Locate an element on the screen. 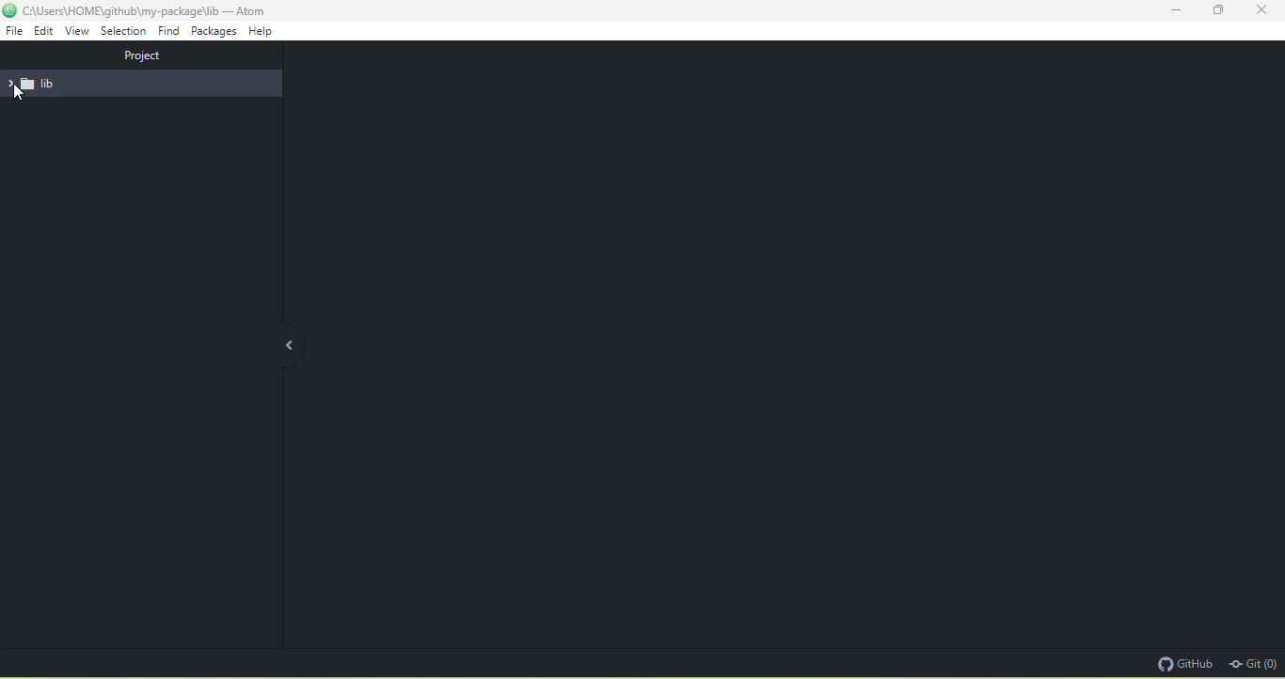 The image size is (1285, 679). edit is located at coordinates (46, 31).